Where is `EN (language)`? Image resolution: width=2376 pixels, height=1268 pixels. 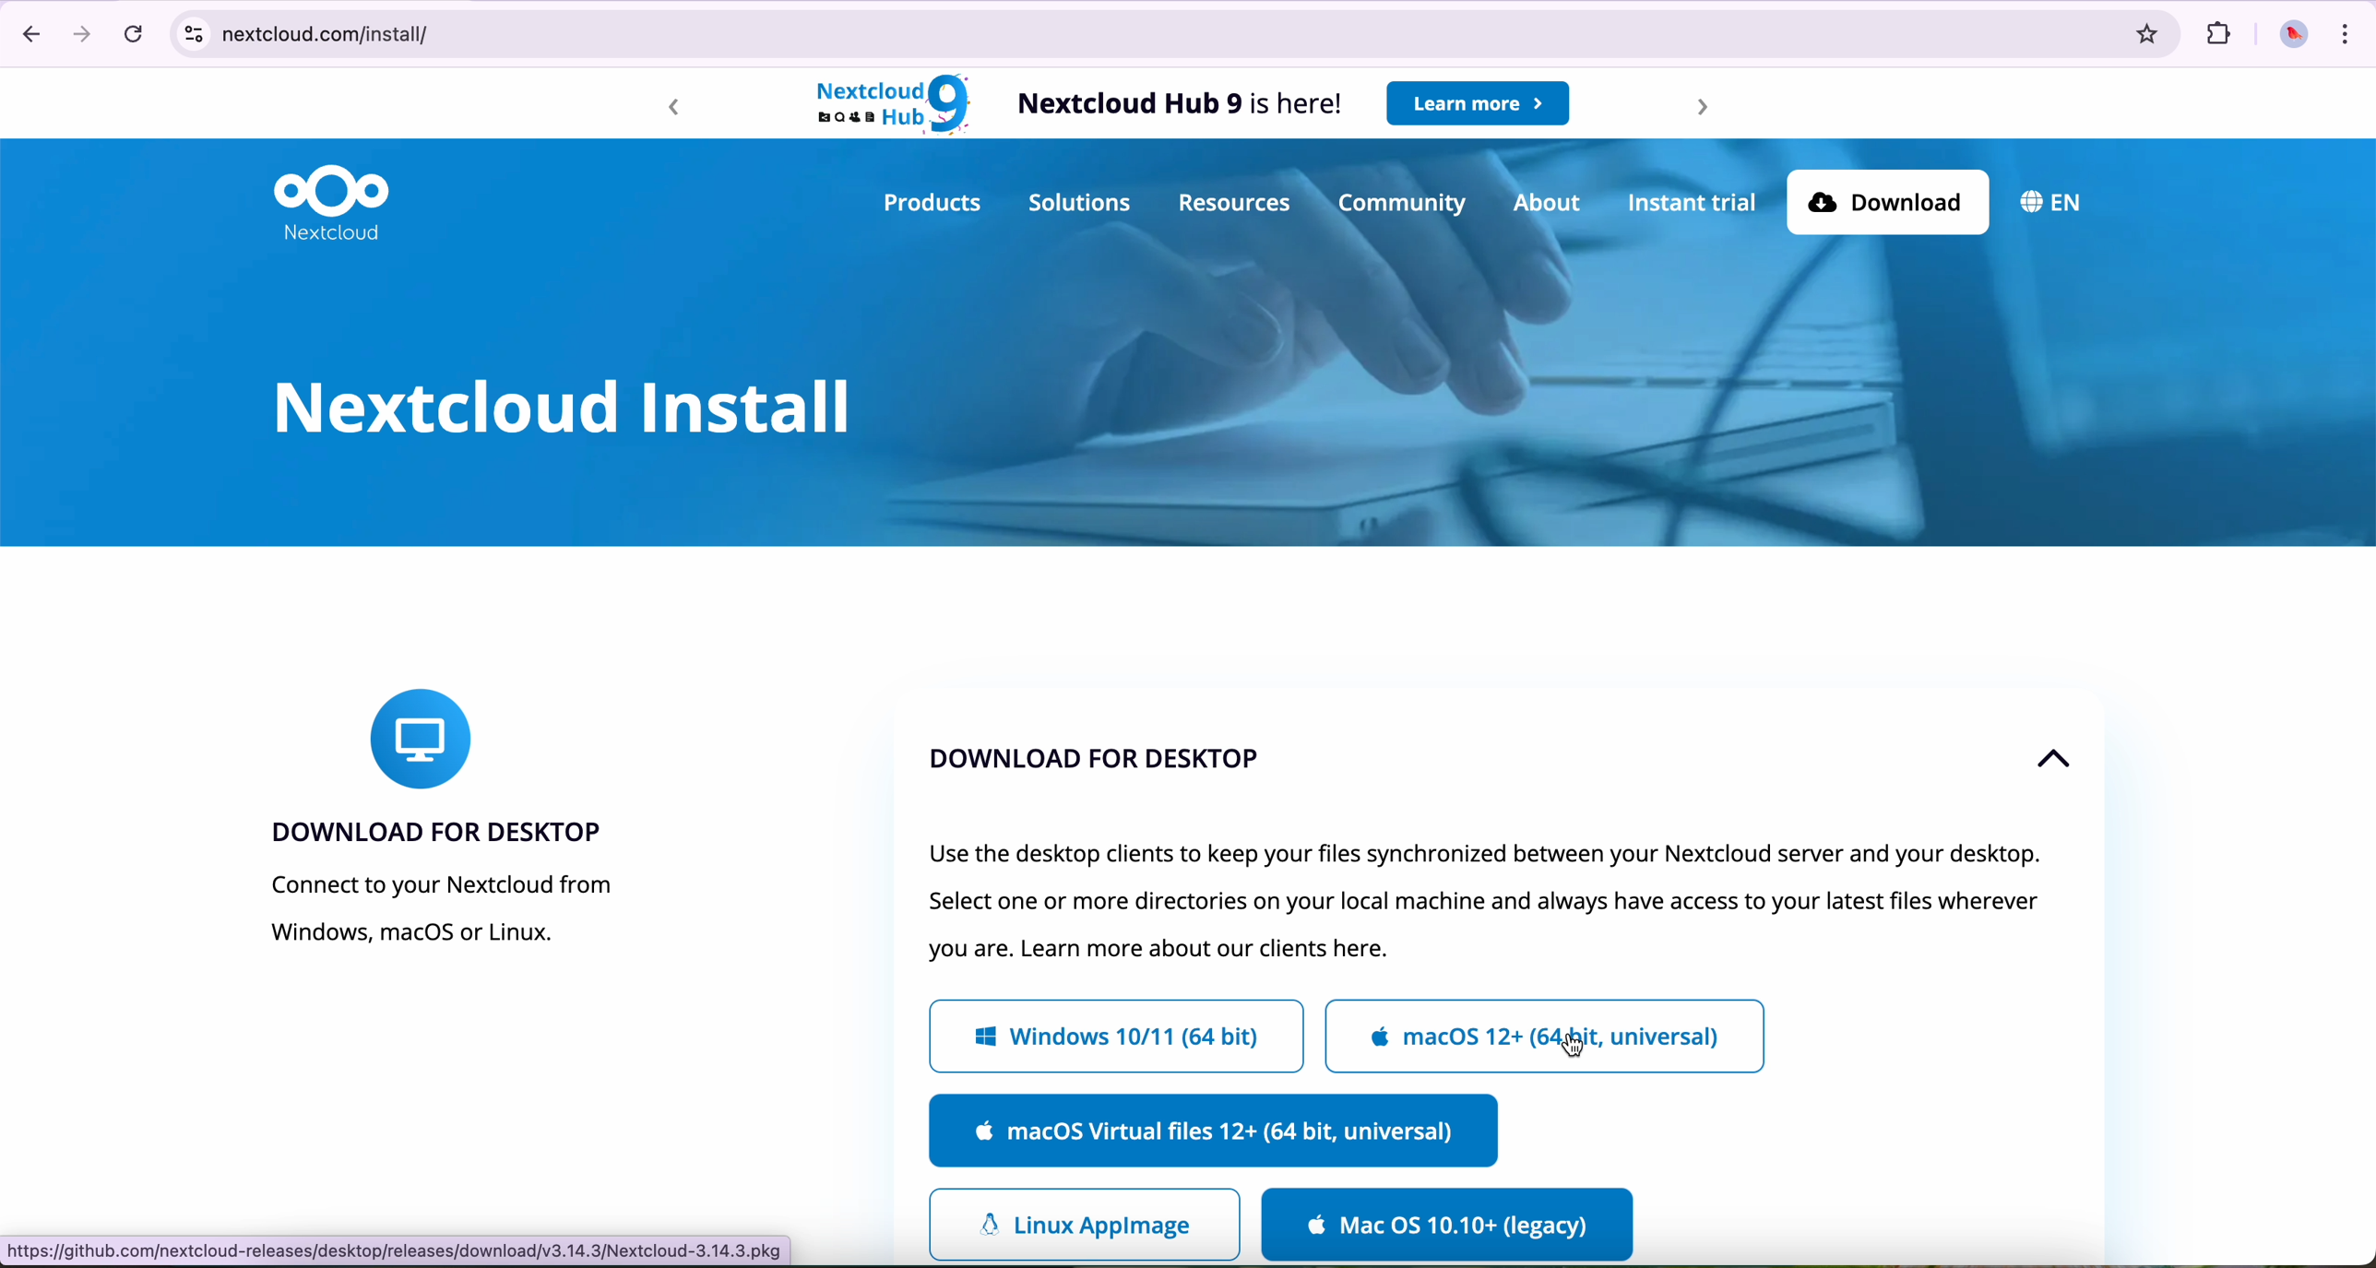 EN (language) is located at coordinates (2052, 207).